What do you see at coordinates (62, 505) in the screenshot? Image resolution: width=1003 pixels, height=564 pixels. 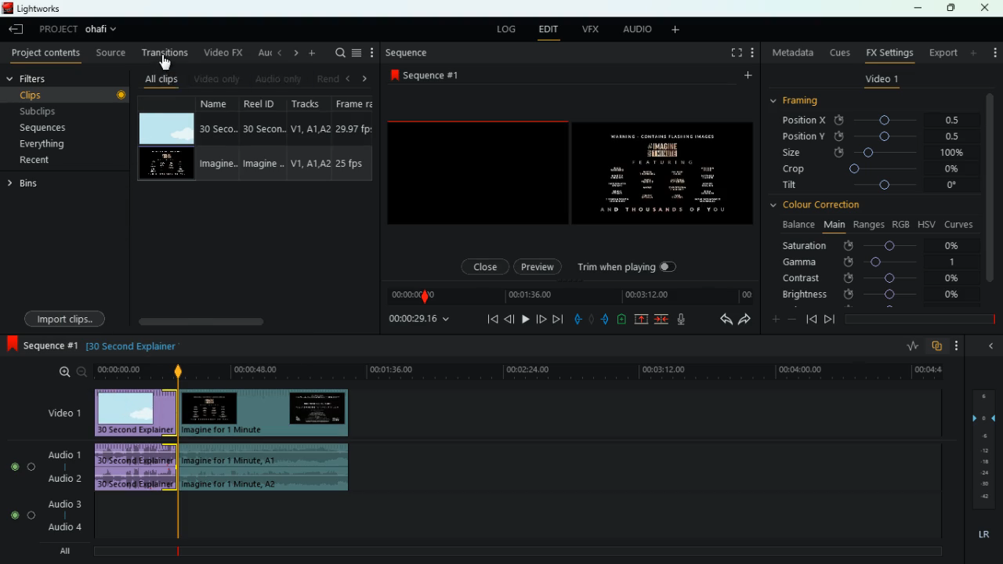 I see `audio 3` at bounding box center [62, 505].